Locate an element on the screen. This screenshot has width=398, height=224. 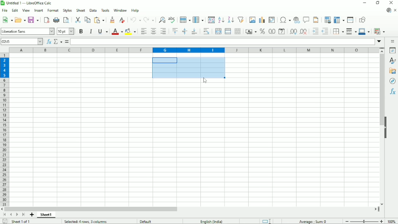
Print is located at coordinates (56, 20).